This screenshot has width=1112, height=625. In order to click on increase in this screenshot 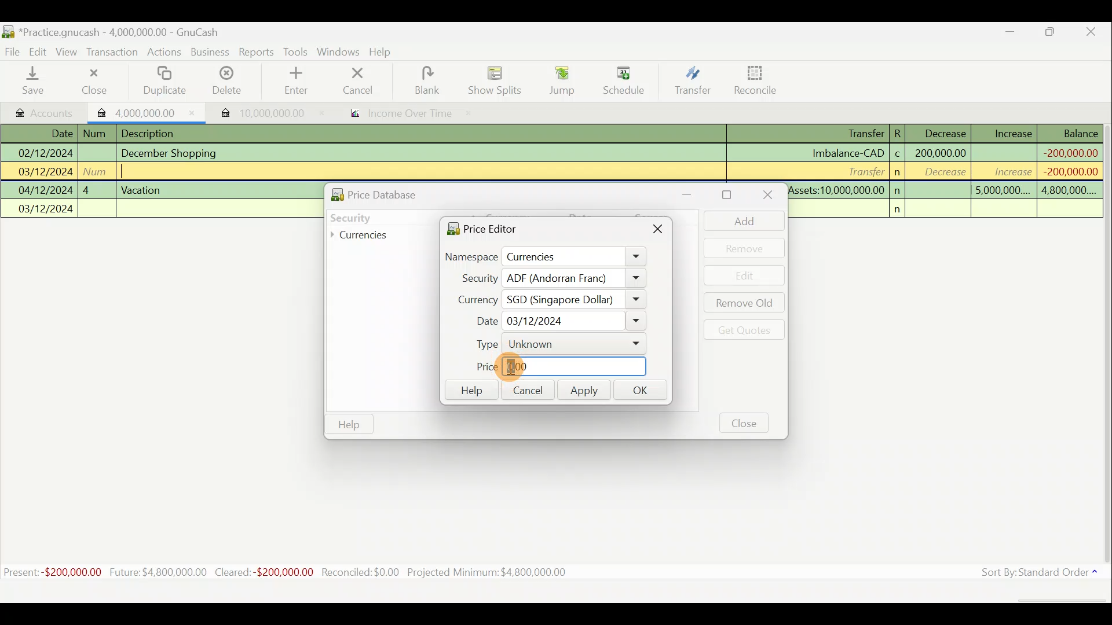, I will do `click(1006, 171)`.